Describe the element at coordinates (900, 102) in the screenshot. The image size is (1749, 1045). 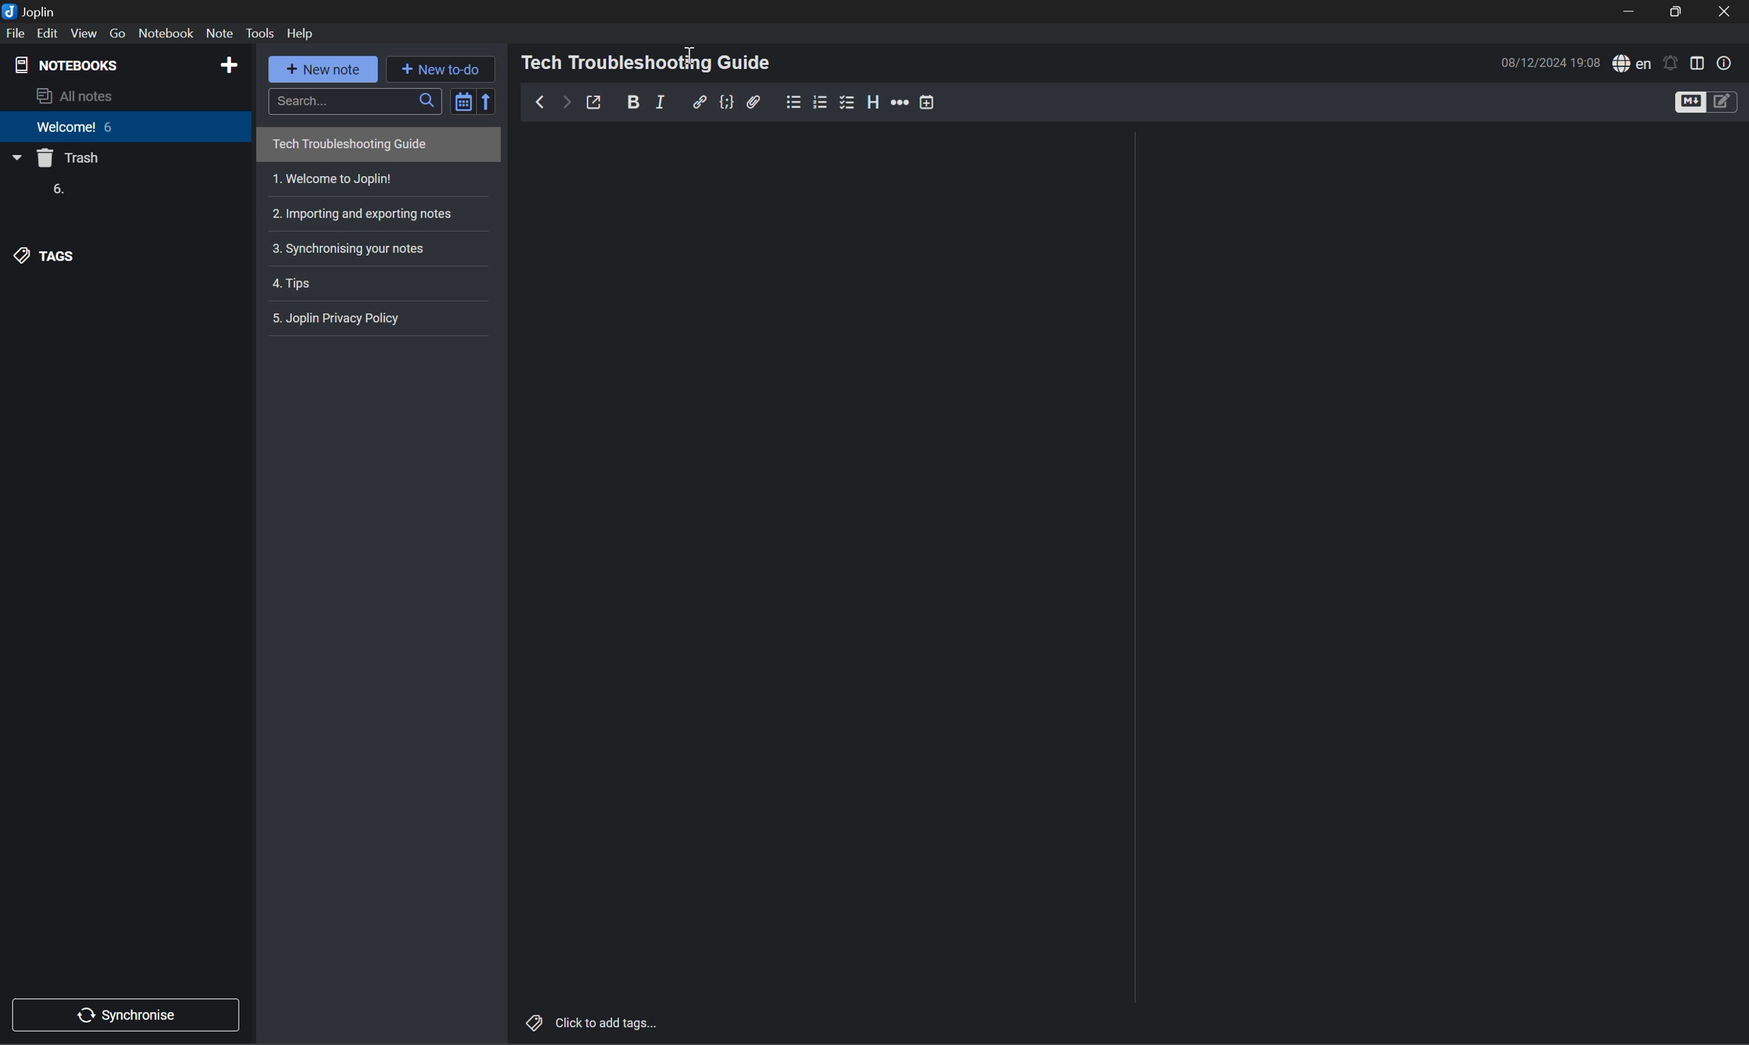
I see `More` at that location.